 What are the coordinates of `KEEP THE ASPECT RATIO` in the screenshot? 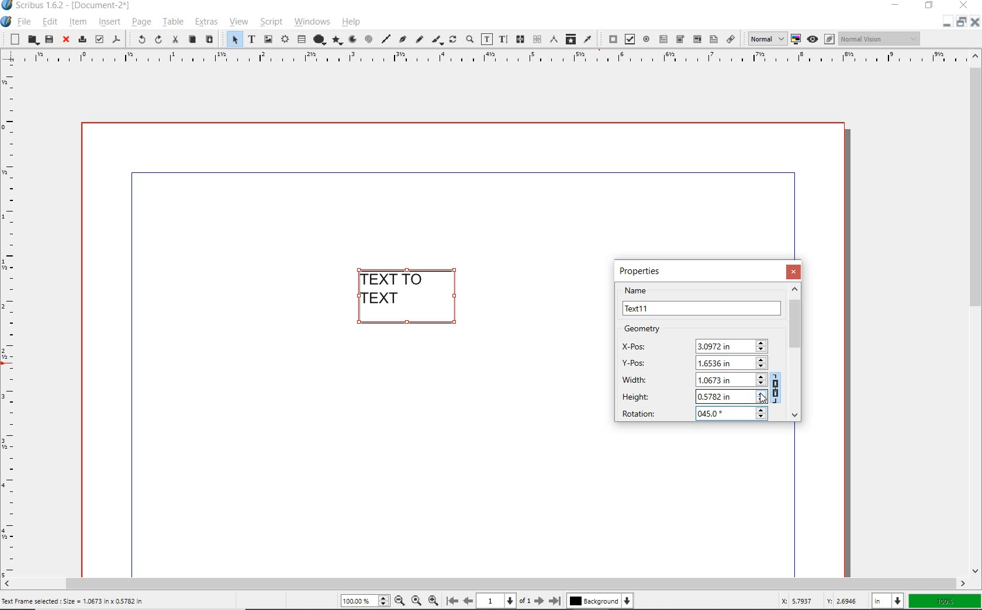 It's located at (777, 386).